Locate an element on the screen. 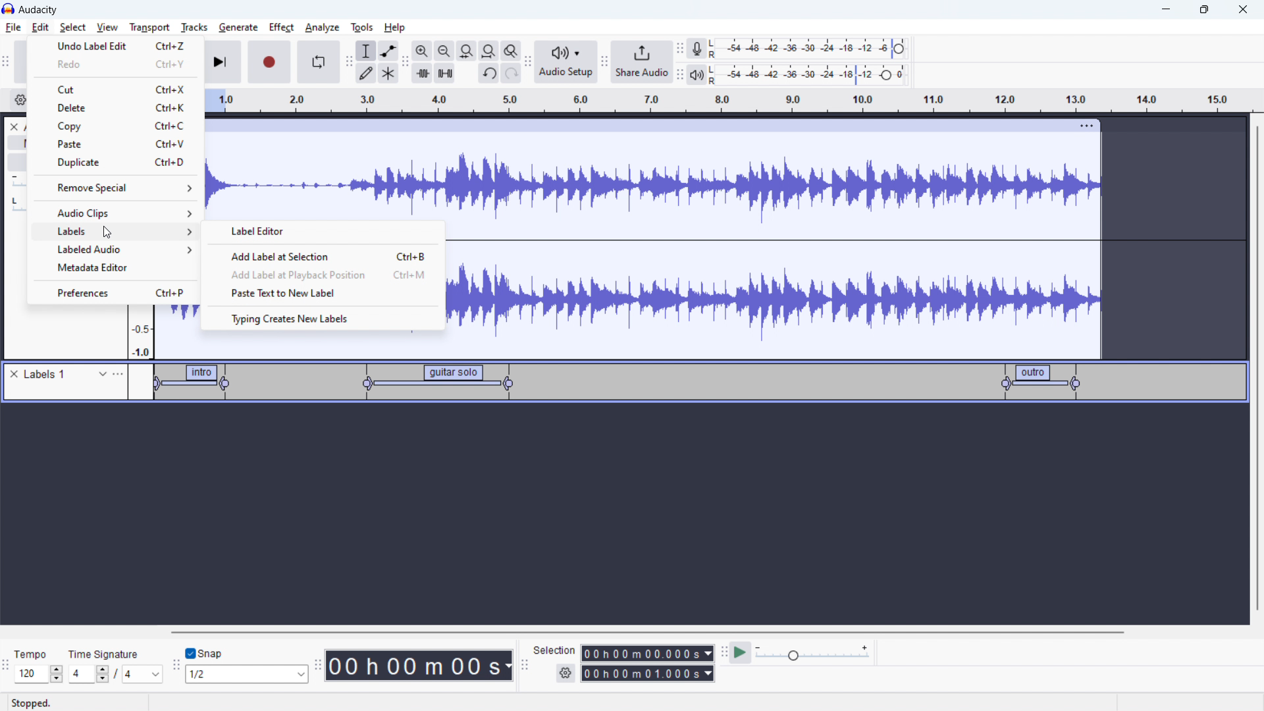 Image resolution: width=1264 pixels, height=711 pixels. tools is located at coordinates (360, 27).